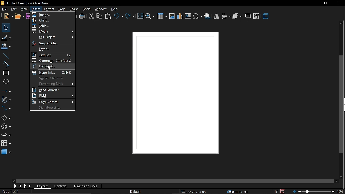  What do you see at coordinates (5, 118) in the screenshot?
I see `basic shapes` at bounding box center [5, 118].